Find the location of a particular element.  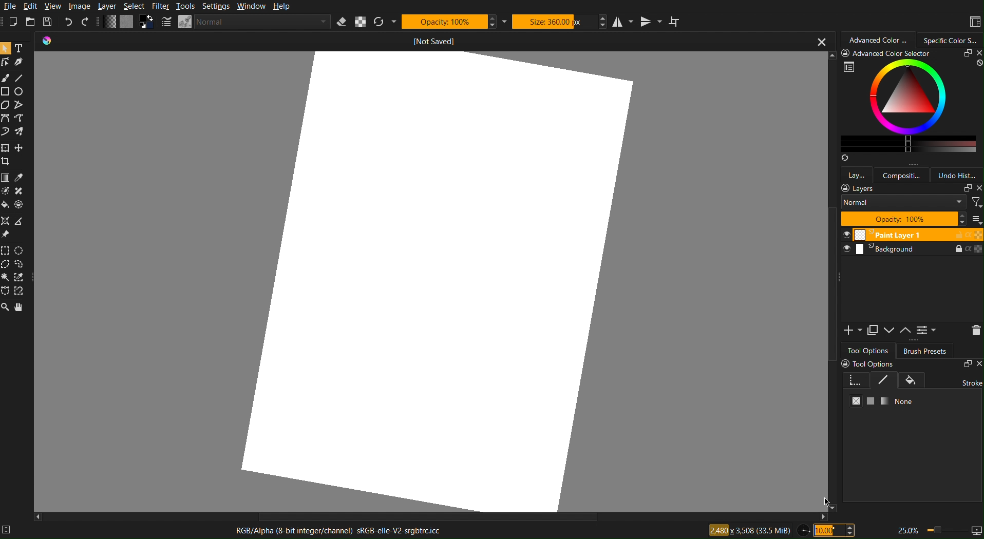

Square is located at coordinates (6, 90).